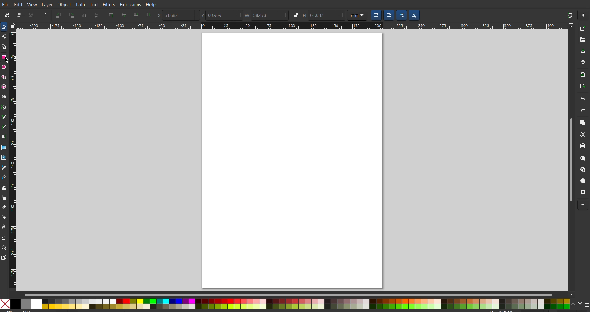 The height and width of the screenshot is (312, 590). What do you see at coordinates (295, 15) in the screenshot?
I see `lock` at bounding box center [295, 15].